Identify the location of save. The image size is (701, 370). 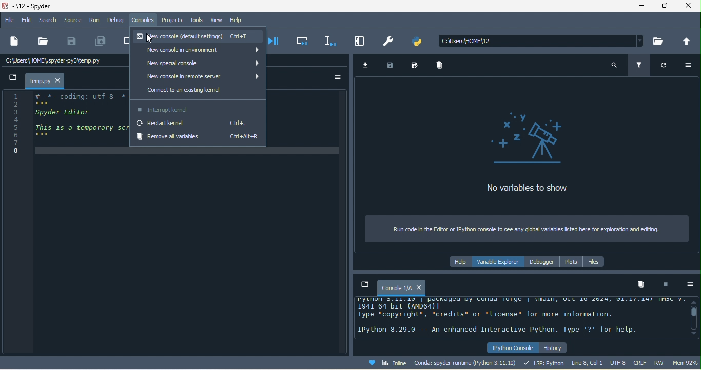
(73, 43).